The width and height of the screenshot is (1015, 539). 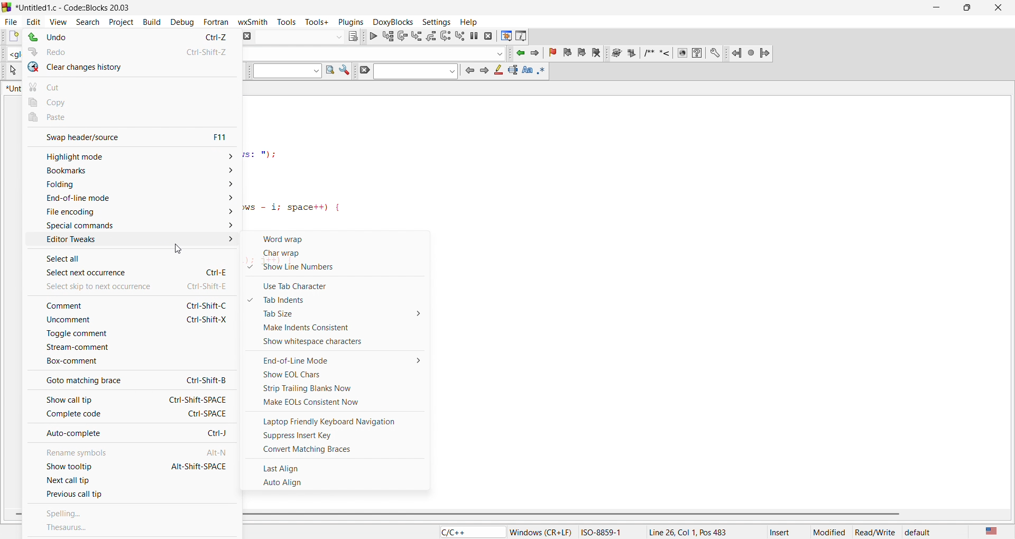 I want to click on maximize/resize, so click(x=971, y=6).